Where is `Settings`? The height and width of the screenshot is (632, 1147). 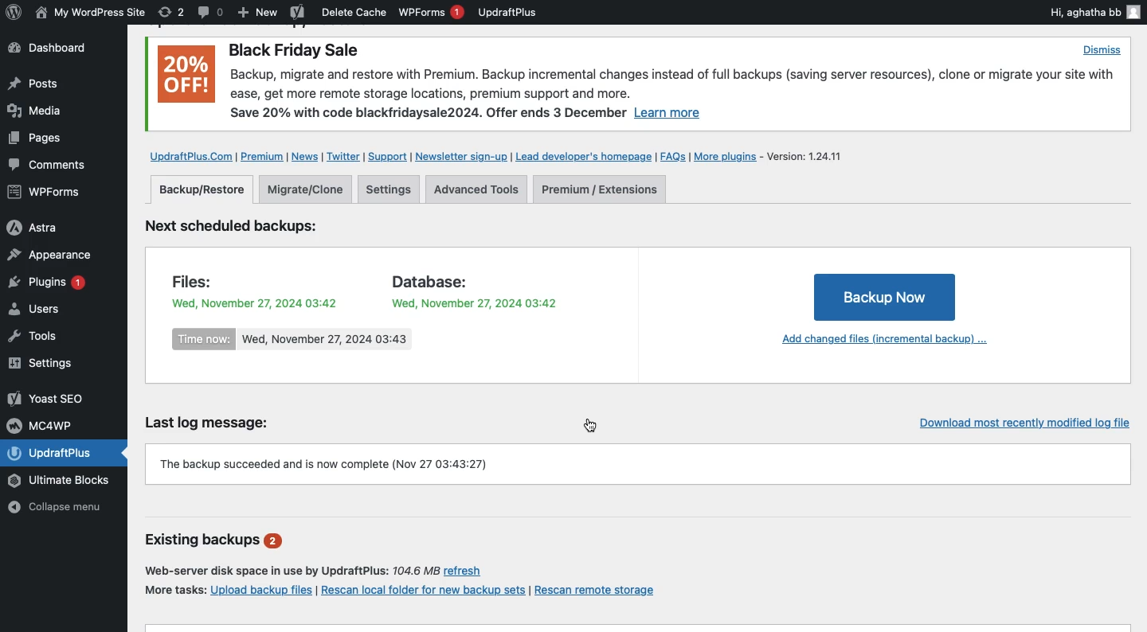
Settings is located at coordinates (390, 189).